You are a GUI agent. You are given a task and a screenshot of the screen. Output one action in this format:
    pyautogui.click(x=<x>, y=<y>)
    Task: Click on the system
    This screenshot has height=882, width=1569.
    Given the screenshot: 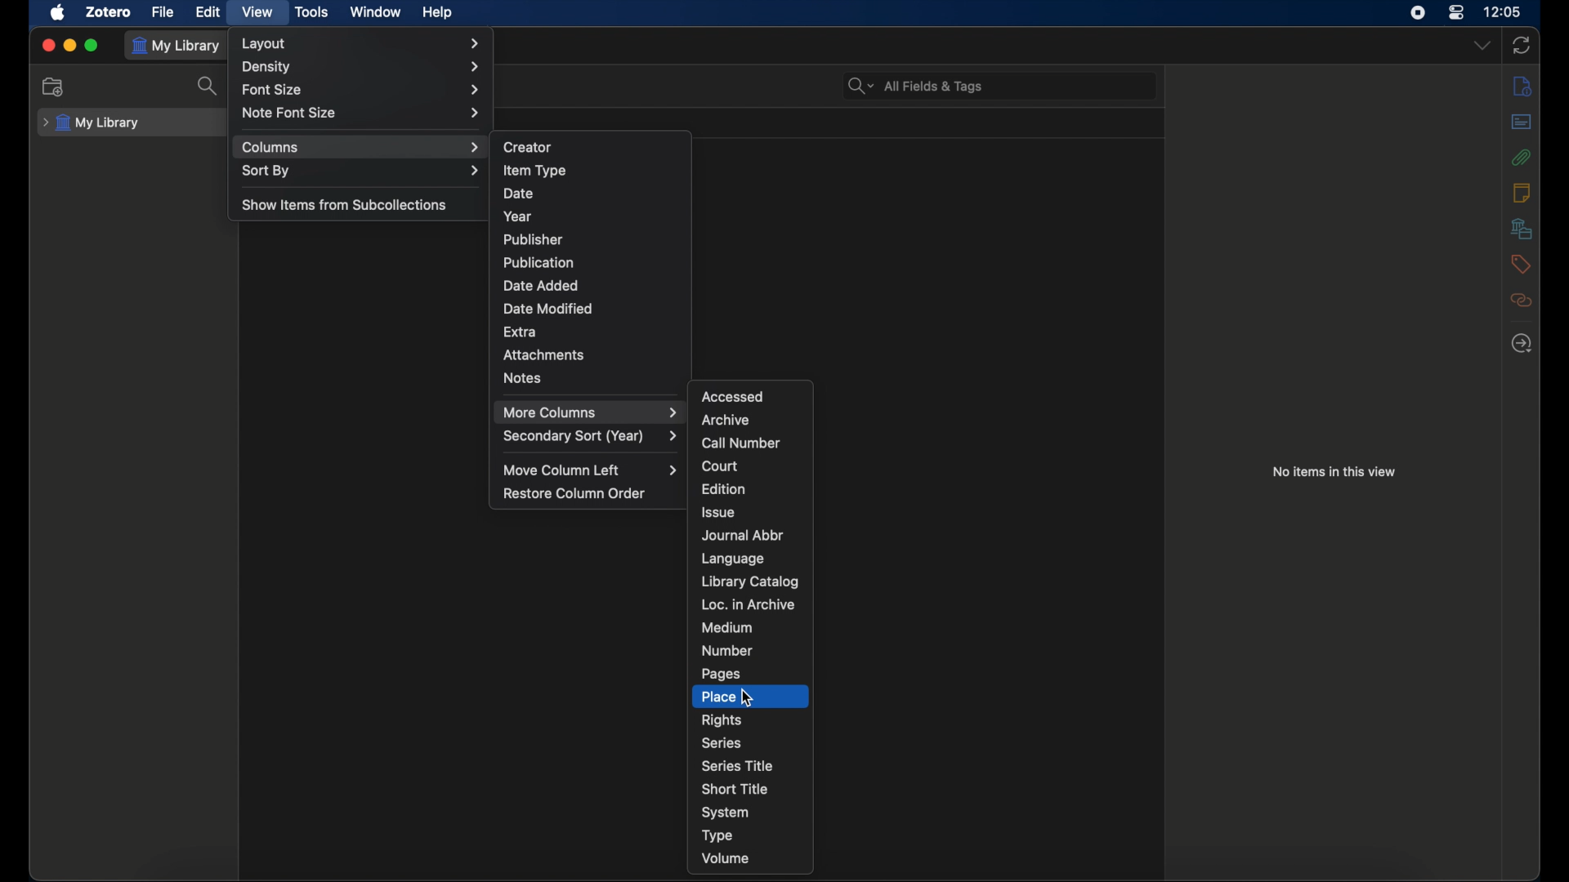 What is the action you would take?
    pyautogui.click(x=726, y=813)
    